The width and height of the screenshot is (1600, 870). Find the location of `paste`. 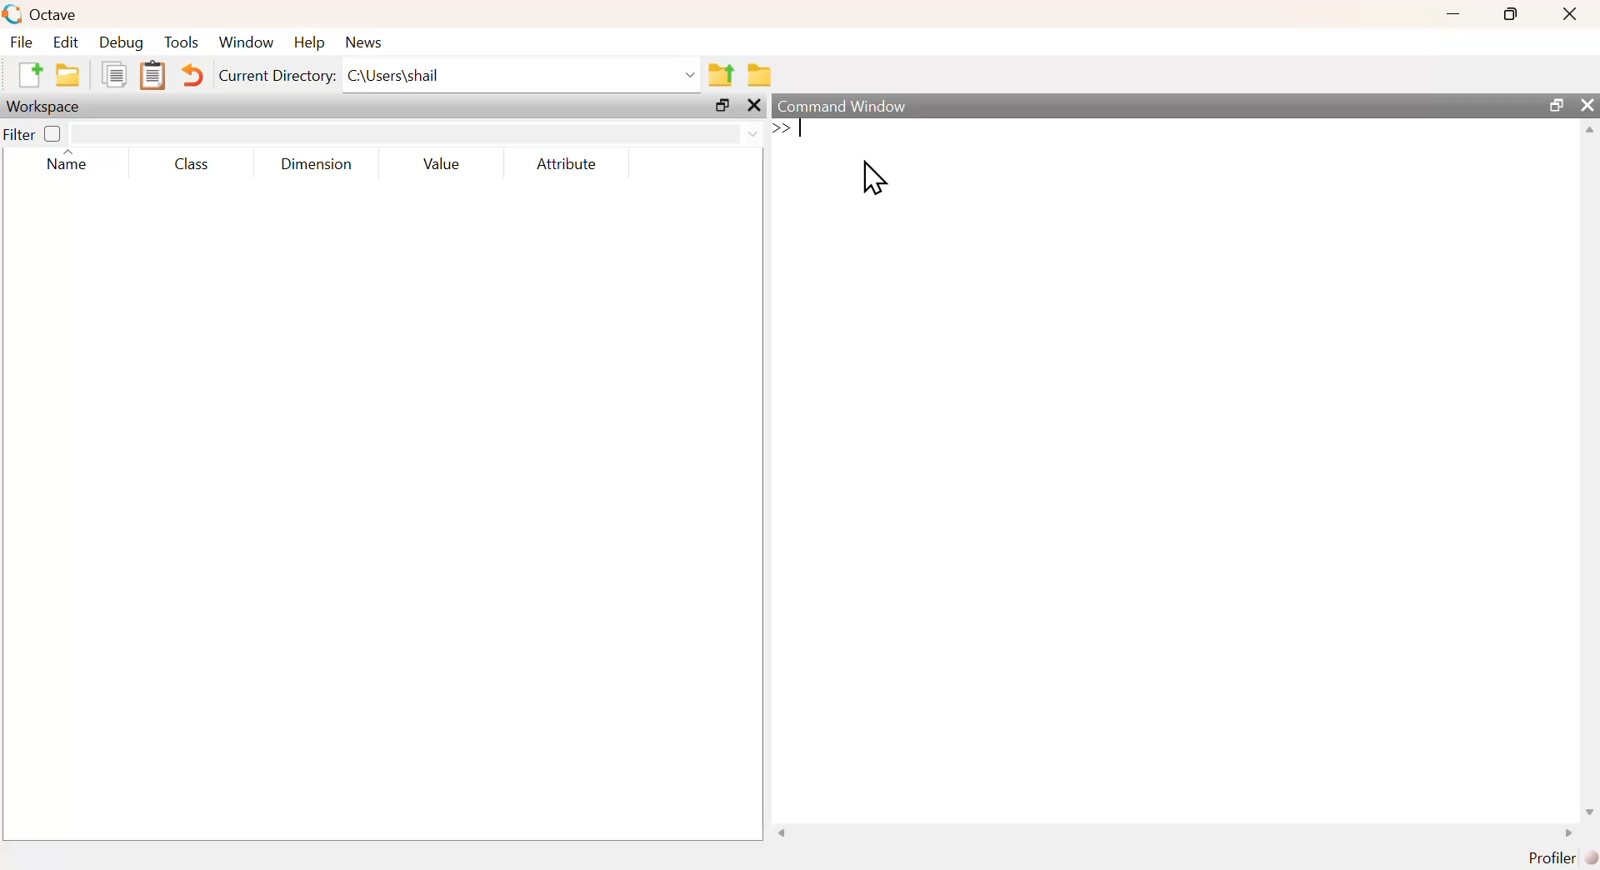

paste is located at coordinates (152, 76).